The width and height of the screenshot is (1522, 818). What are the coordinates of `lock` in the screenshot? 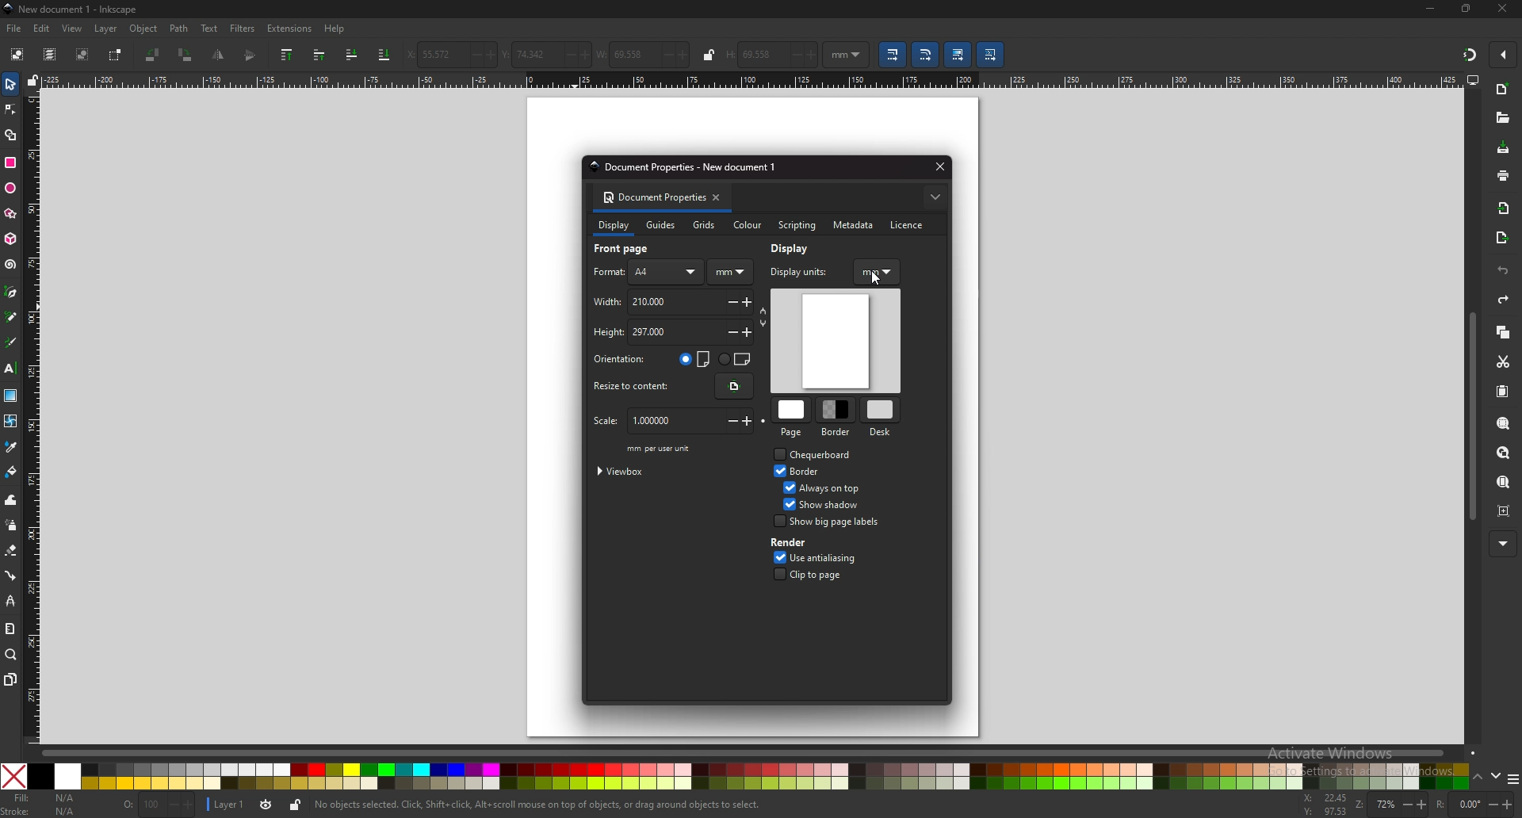 It's located at (709, 55).